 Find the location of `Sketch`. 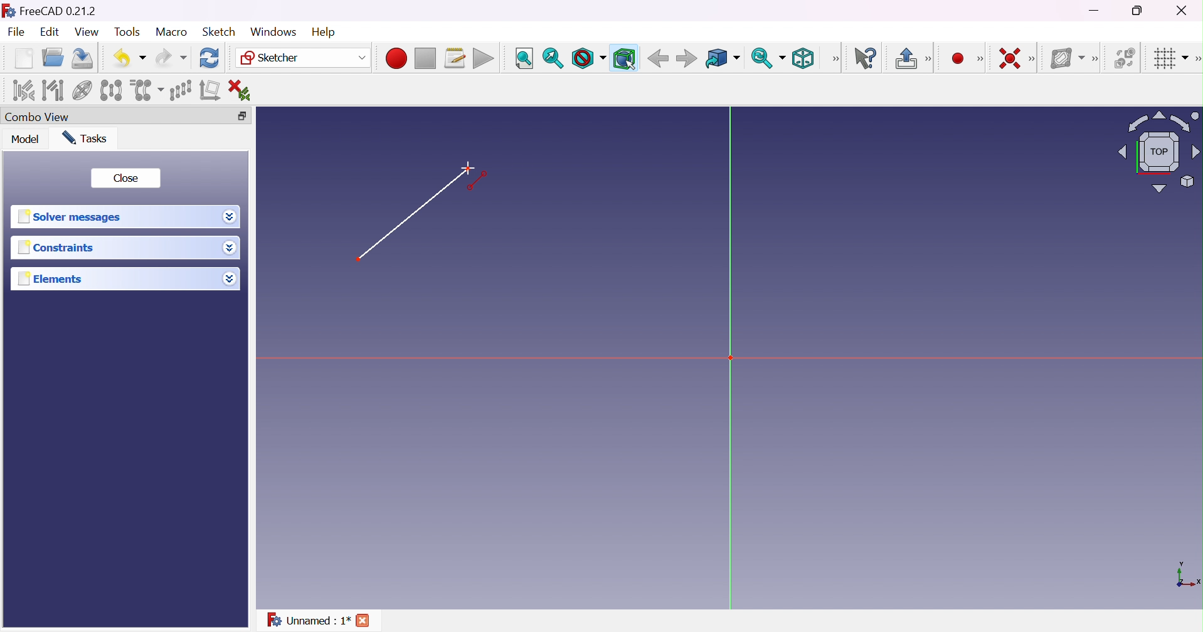

Sketch is located at coordinates (220, 32).